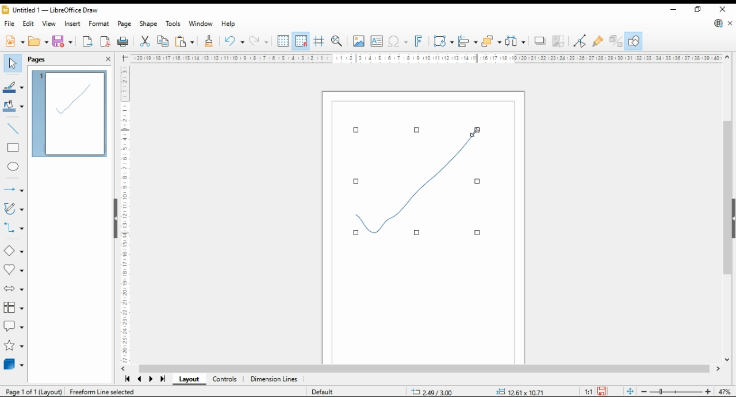  What do you see at coordinates (13, 289) in the screenshot?
I see `block arrows` at bounding box center [13, 289].